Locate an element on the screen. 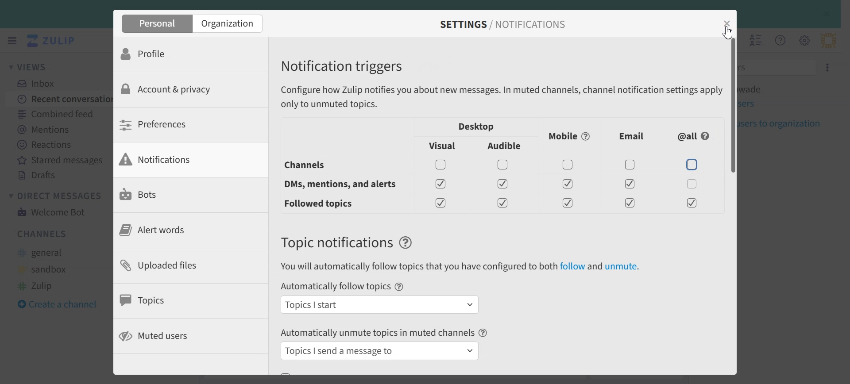 This screenshot has width=850, height=384. Account & privacy is located at coordinates (180, 89).